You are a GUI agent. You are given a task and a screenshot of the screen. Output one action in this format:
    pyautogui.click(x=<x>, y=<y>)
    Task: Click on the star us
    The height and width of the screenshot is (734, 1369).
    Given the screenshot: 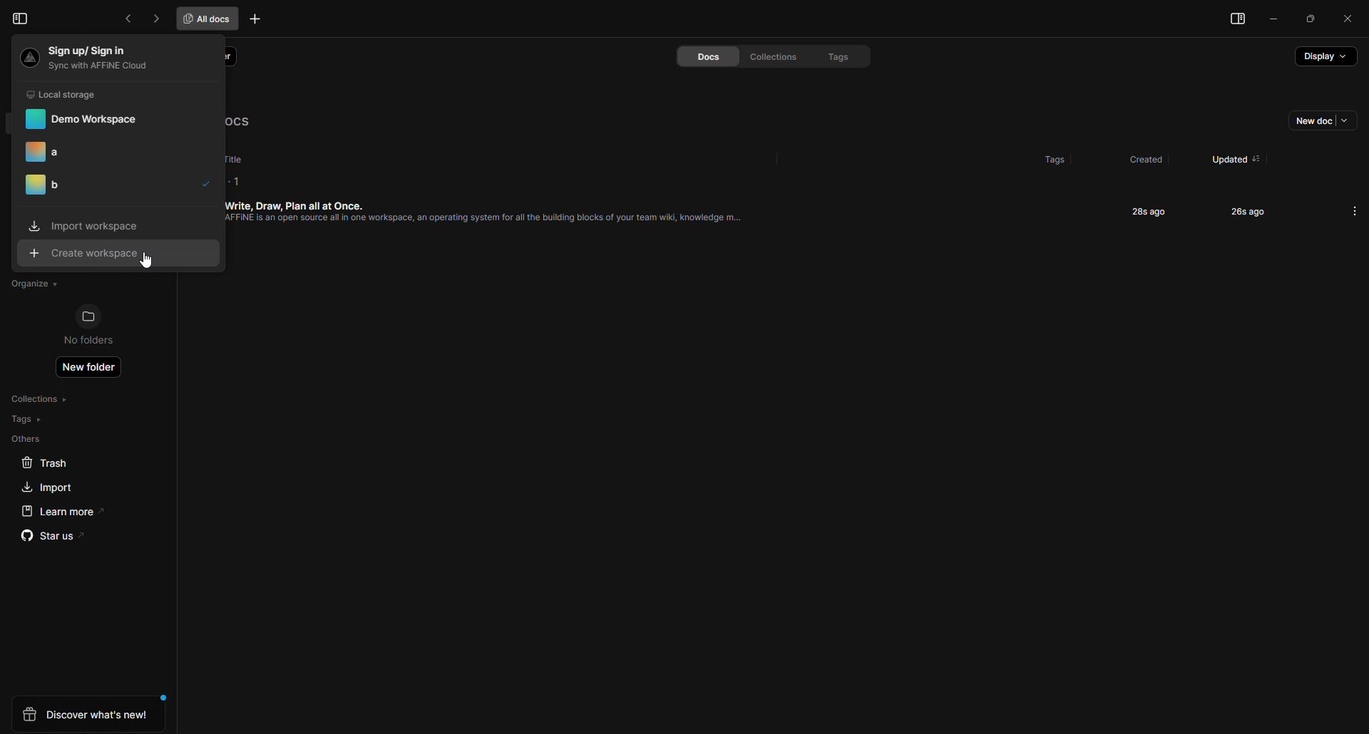 What is the action you would take?
    pyautogui.click(x=52, y=538)
    